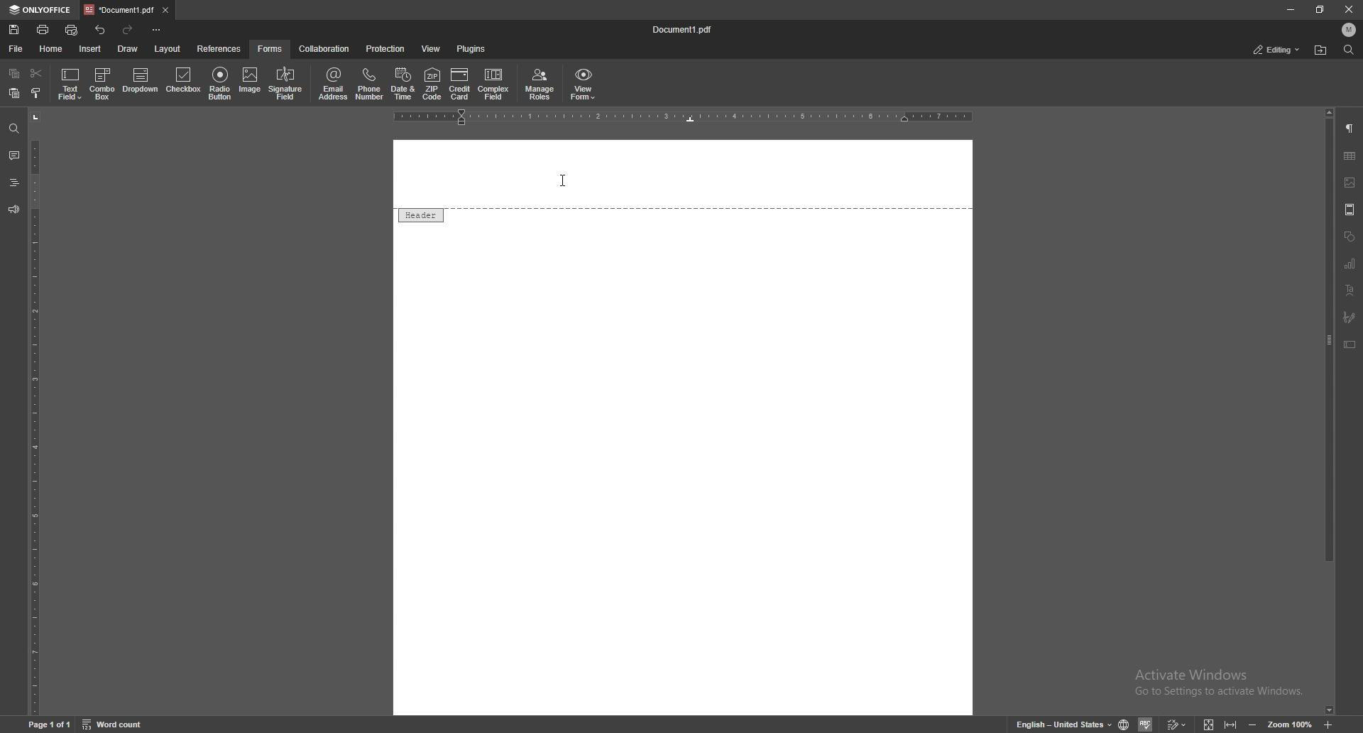 The height and width of the screenshot is (733, 1363). What do you see at coordinates (1350, 235) in the screenshot?
I see `shapes` at bounding box center [1350, 235].